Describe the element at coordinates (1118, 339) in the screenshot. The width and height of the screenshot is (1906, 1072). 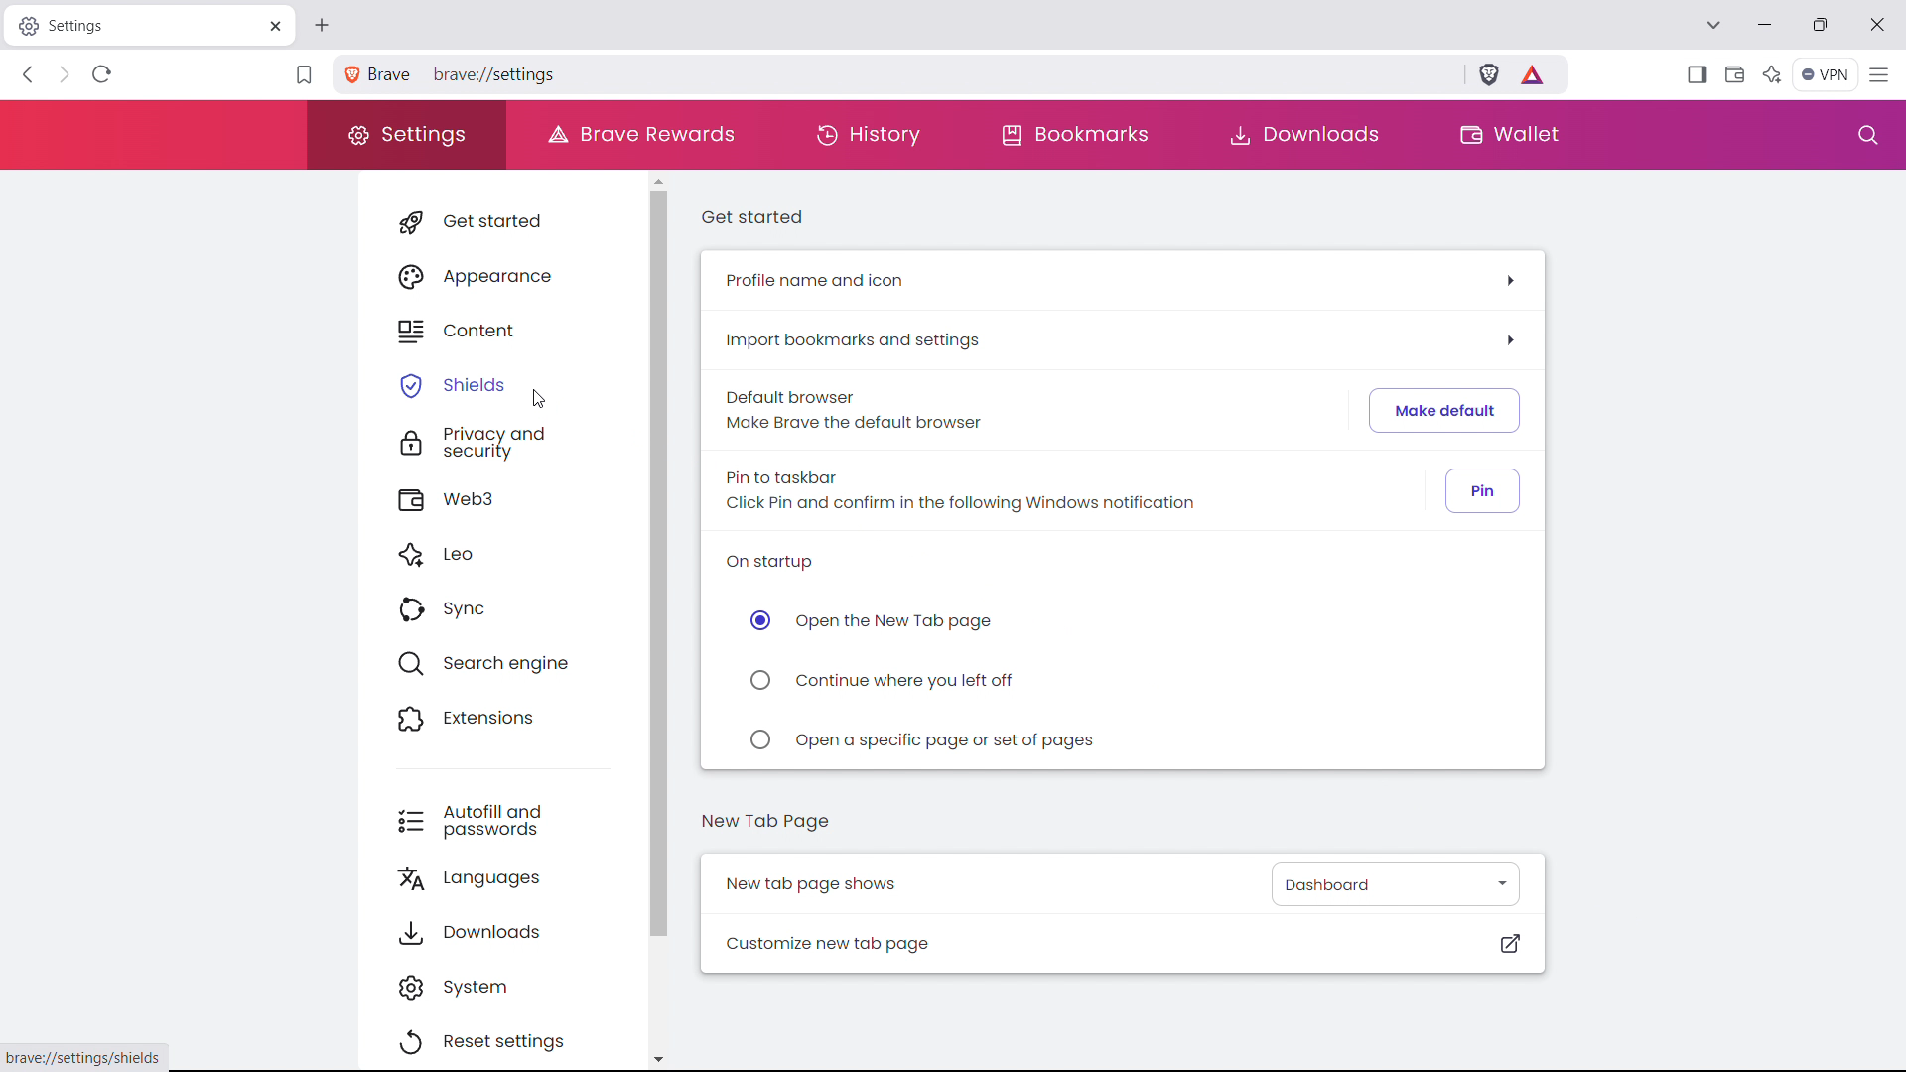
I see `import bookmarks and settings` at that location.